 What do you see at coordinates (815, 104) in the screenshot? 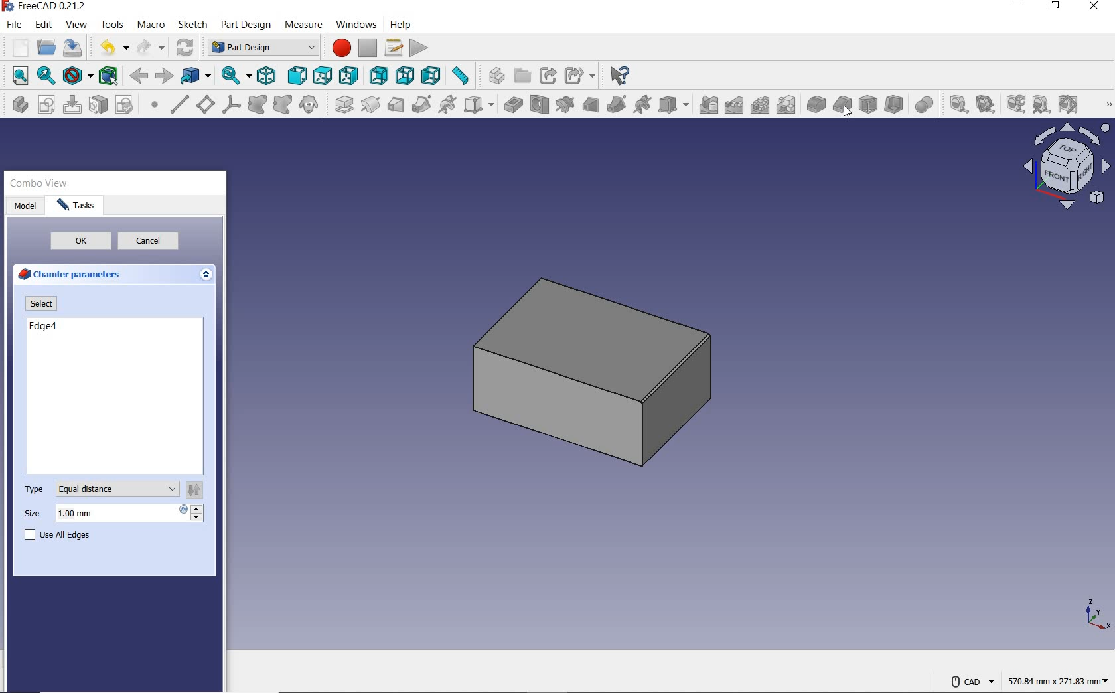
I see `fillet` at bounding box center [815, 104].